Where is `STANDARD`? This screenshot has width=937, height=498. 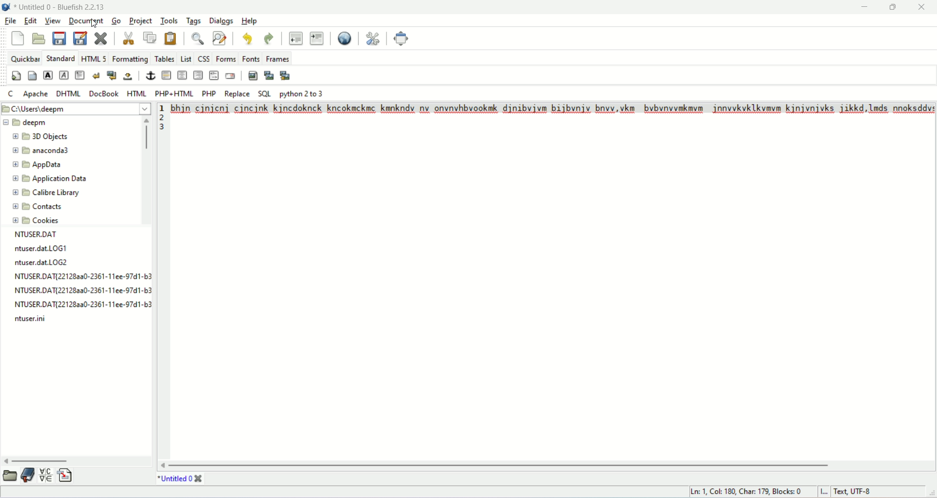
STANDARD is located at coordinates (62, 57).